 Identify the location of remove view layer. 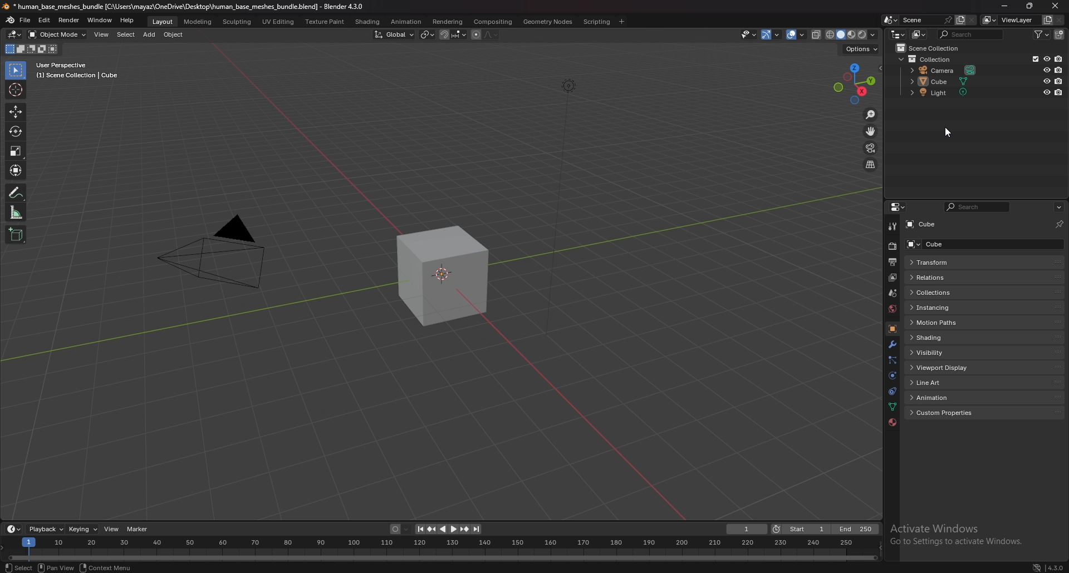
(1060, 20).